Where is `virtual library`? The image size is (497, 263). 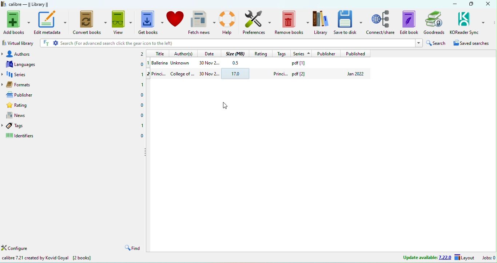 virtual library is located at coordinates (18, 43).